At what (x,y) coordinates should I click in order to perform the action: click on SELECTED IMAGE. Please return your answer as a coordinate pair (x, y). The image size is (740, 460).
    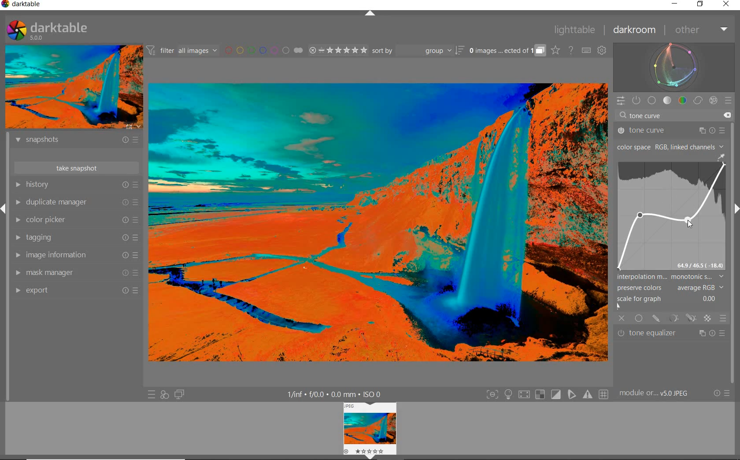
    Looking at the image, I should click on (377, 221).